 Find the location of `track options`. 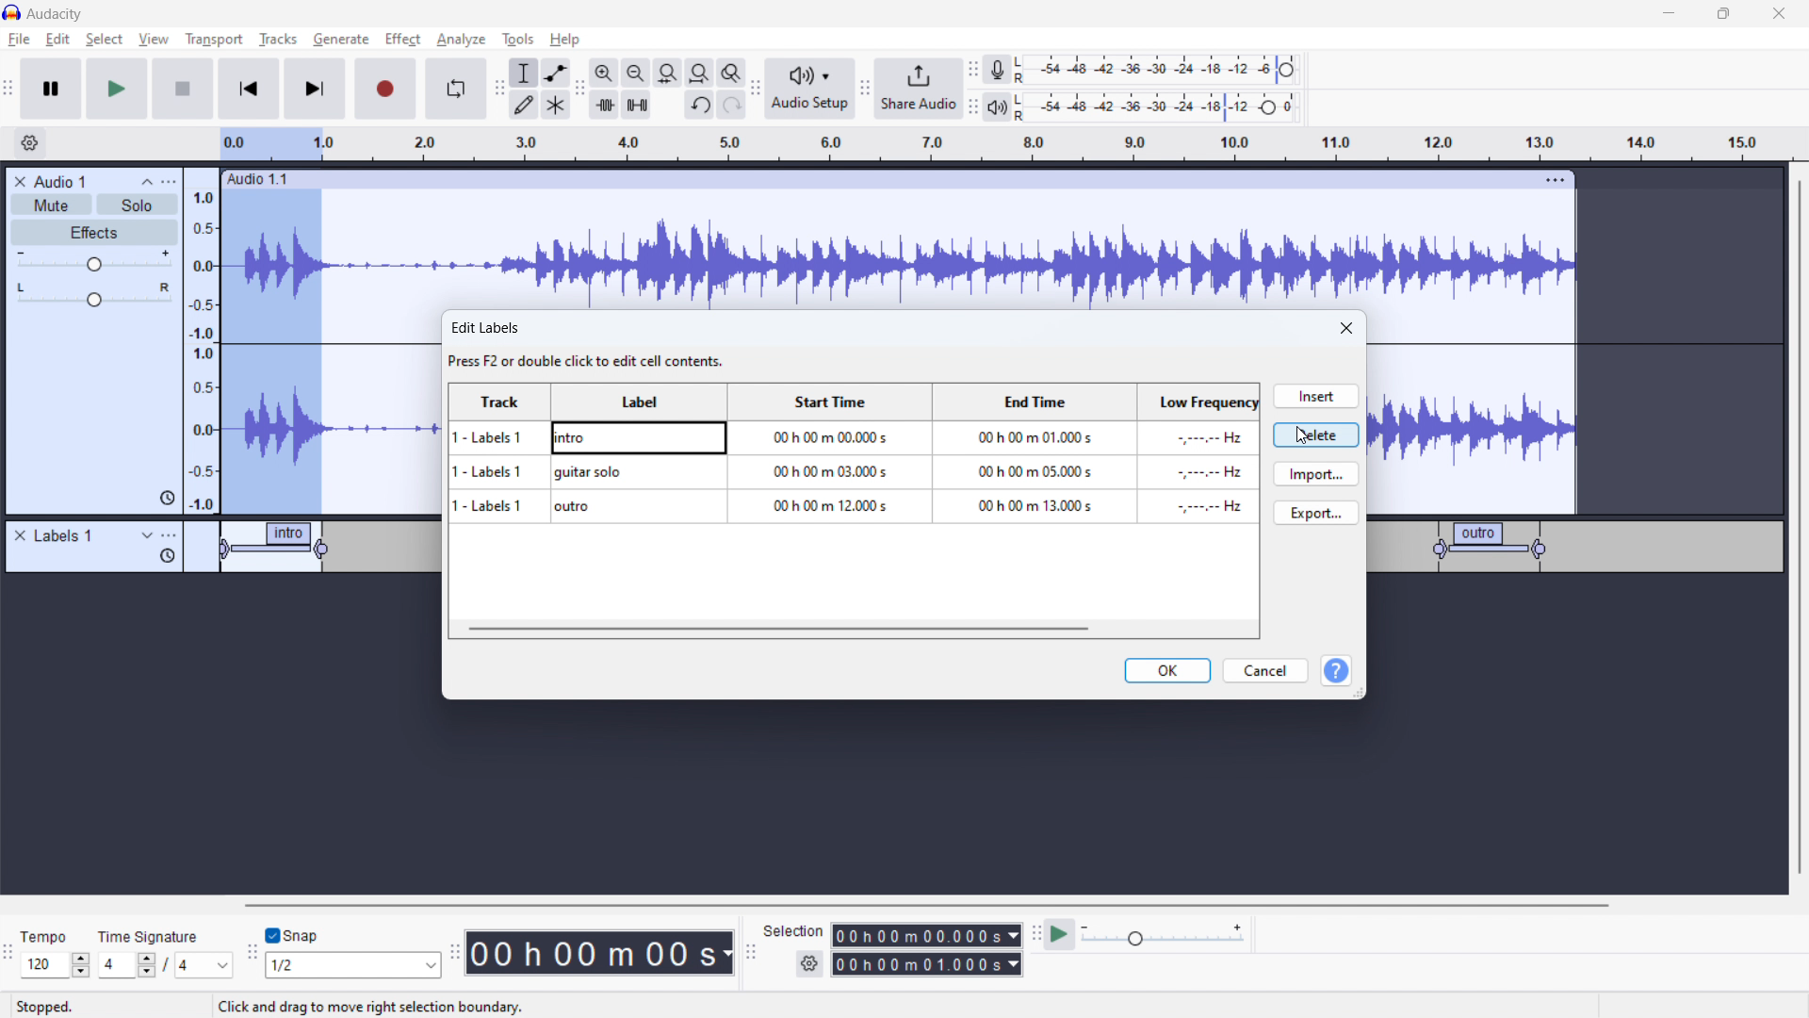

track options is located at coordinates (1557, 178).